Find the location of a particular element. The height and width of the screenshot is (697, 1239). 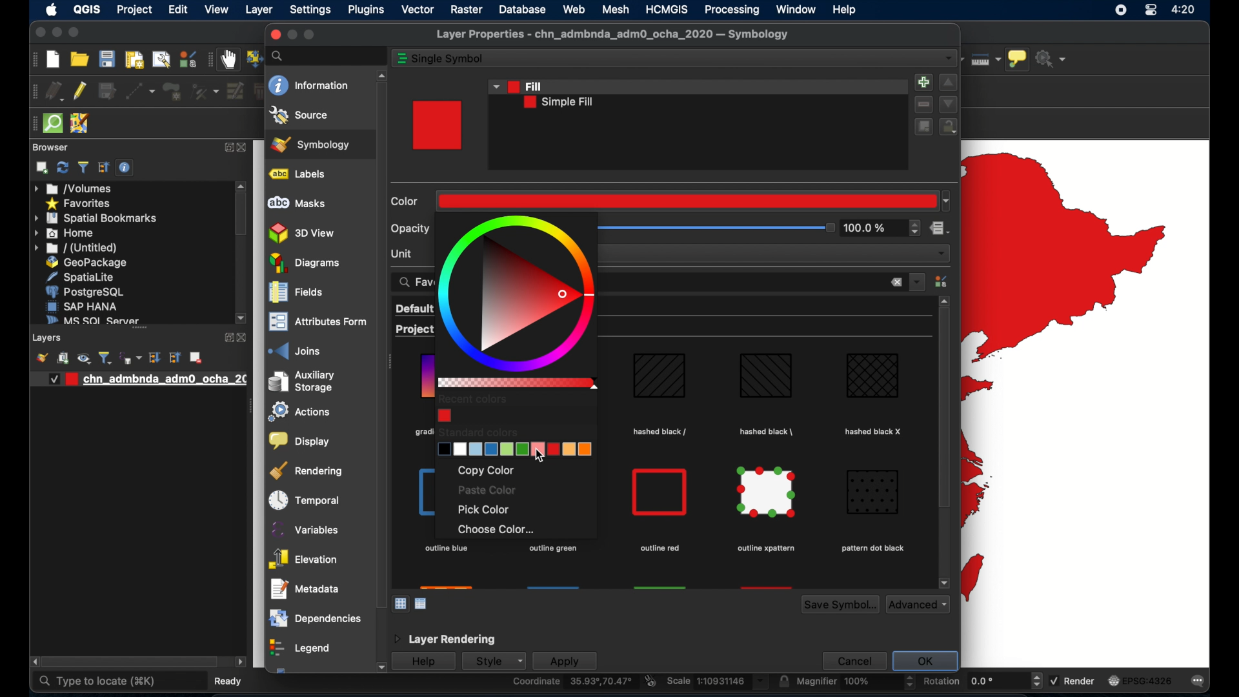

filter legend by expression is located at coordinates (132, 358).